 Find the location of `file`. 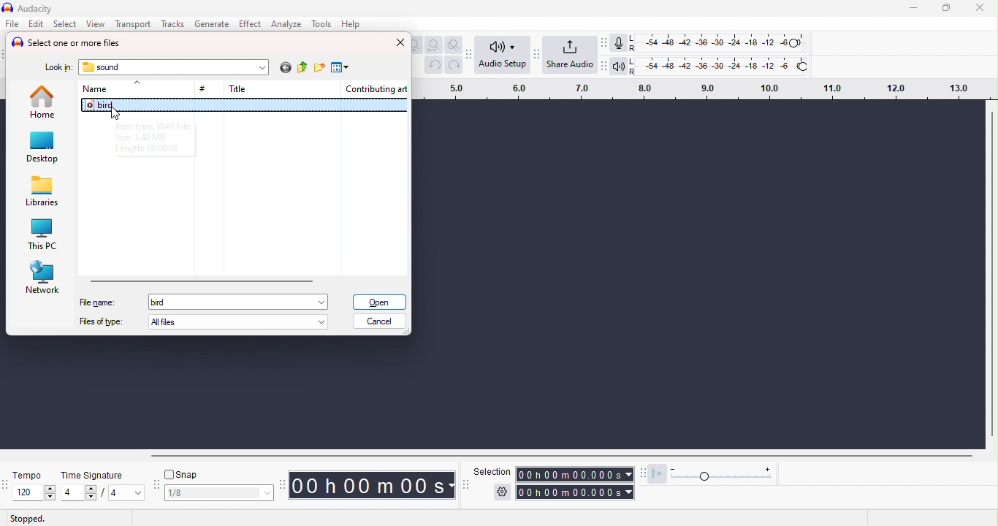

file is located at coordinates (12, 23).